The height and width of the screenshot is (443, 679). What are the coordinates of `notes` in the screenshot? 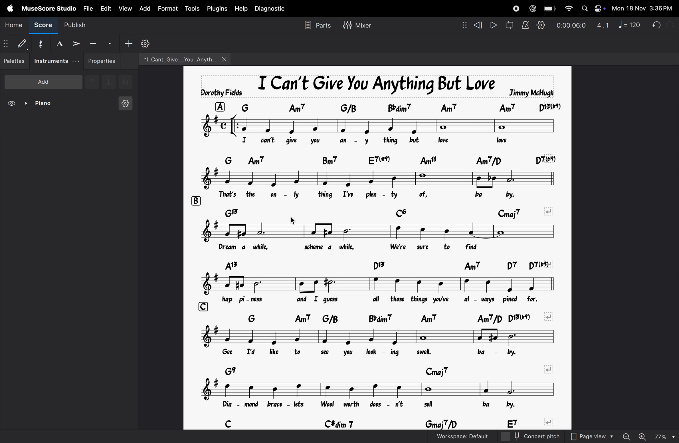 It's located at (380, 284).